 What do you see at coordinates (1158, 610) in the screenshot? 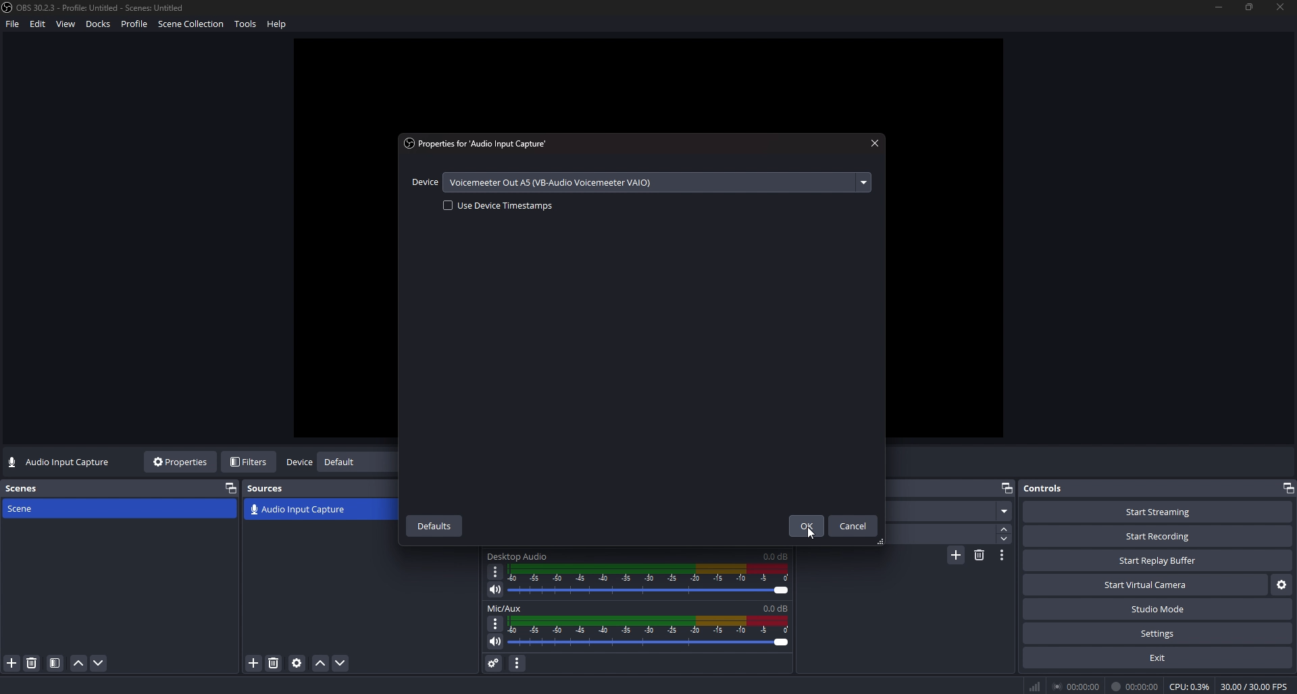
I see `studio mode` at bounding box center [1158, 610].